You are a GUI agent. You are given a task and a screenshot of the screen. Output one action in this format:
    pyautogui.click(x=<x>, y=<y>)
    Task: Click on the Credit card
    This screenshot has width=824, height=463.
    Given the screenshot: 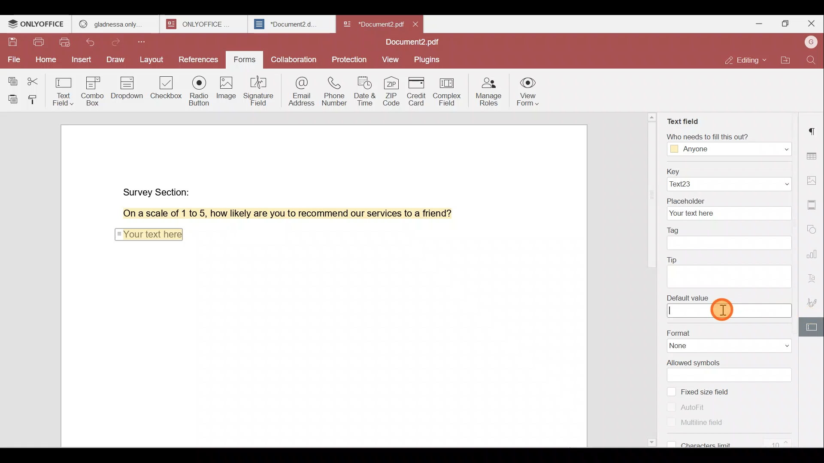 What is the action you would take?
    pyautogui.click(x=419, y=91)
    